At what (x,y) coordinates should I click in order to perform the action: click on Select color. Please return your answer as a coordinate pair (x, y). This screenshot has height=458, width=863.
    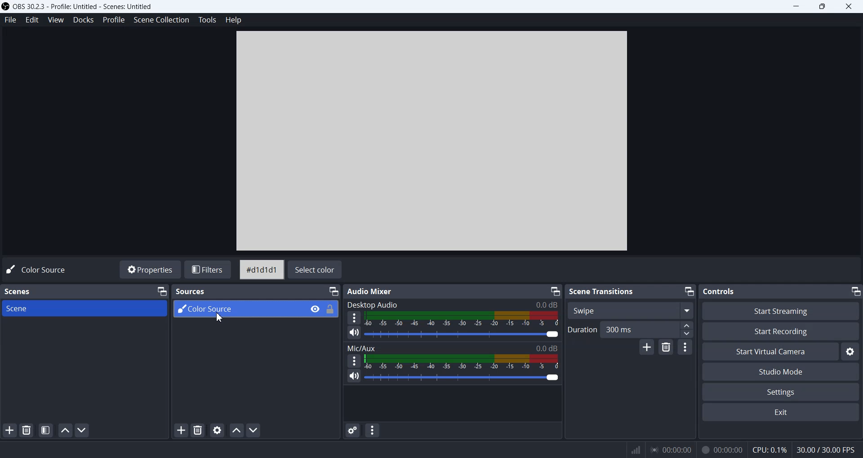
    Looking at the image, I should click on (317, 269).